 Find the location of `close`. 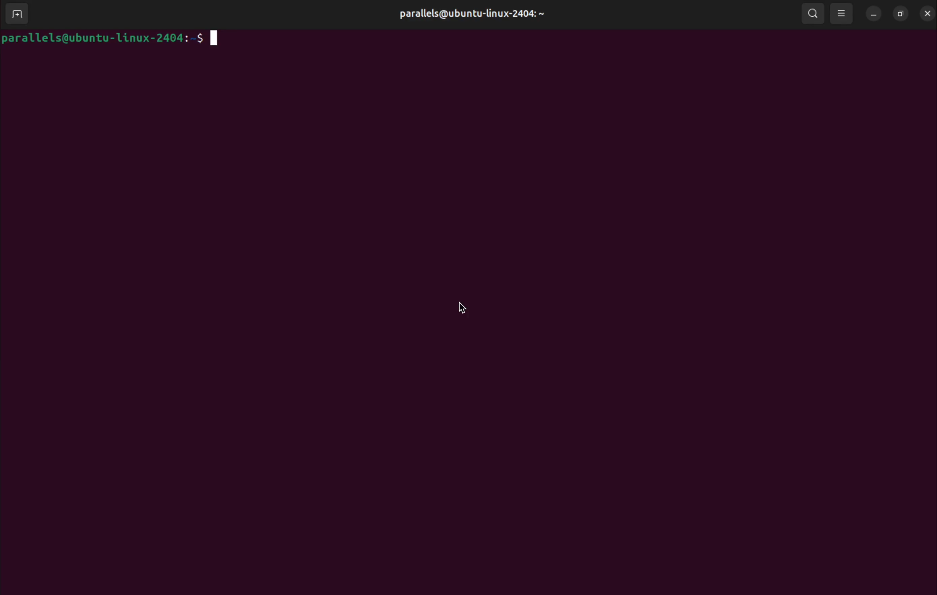

close is located at coordinates (926, 13).